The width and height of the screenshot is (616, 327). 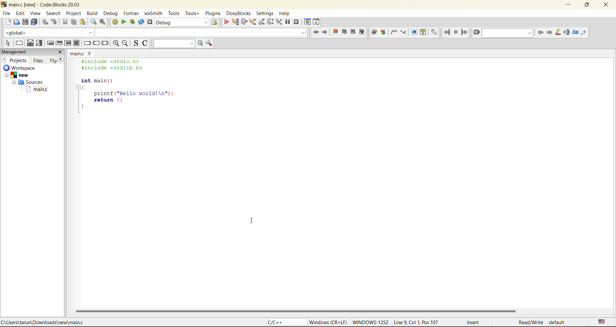 What do you see at coordinates (244, 21) in the screenshot?
I see `next line` at bounding box center [244, 21].